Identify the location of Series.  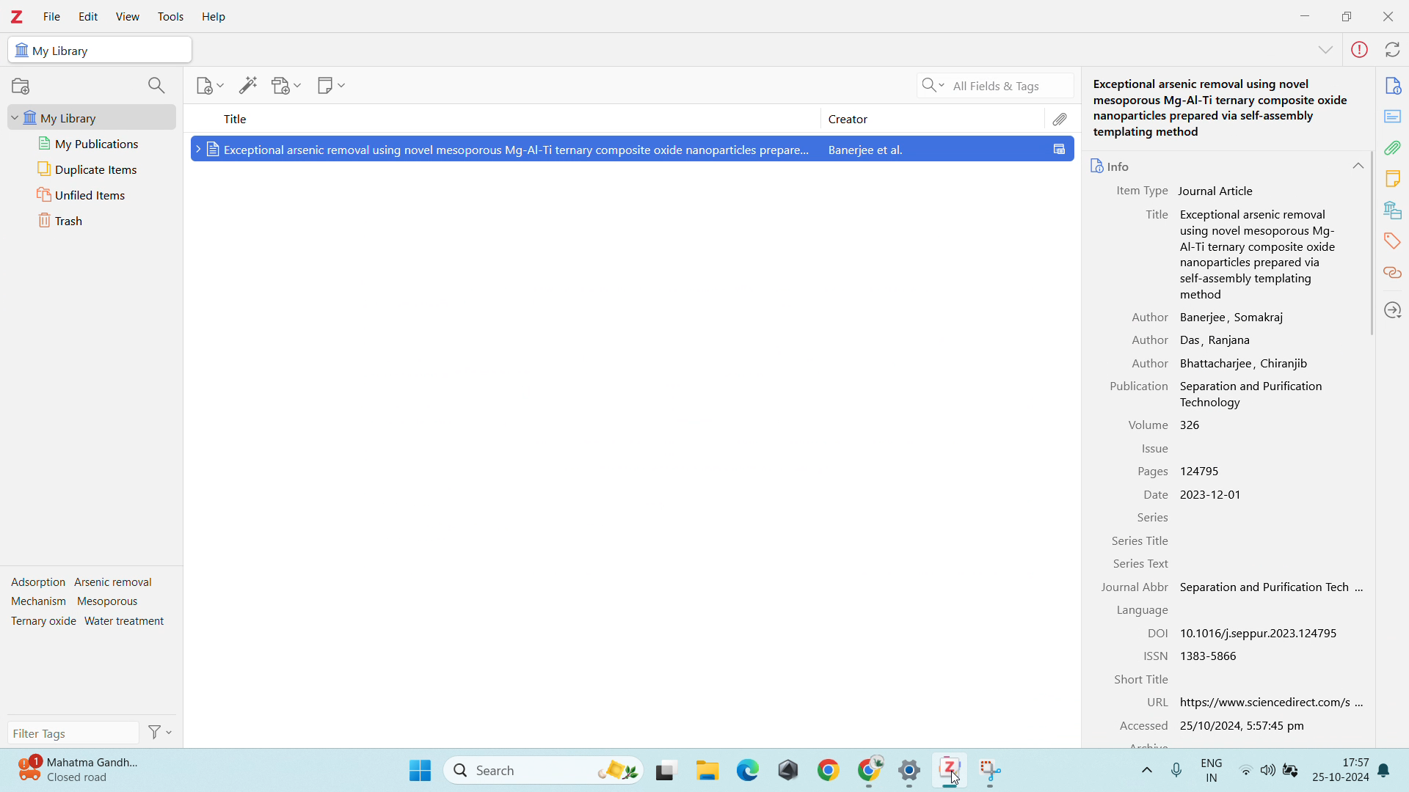
(1154, 518).